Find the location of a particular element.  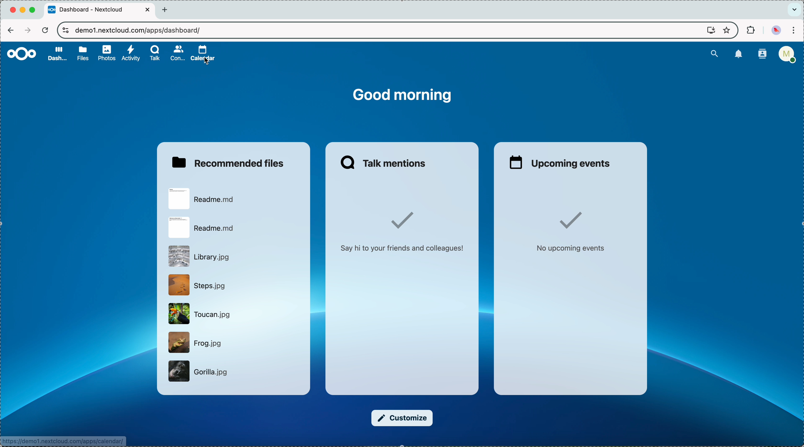

file is located at coordinates (200, 257).